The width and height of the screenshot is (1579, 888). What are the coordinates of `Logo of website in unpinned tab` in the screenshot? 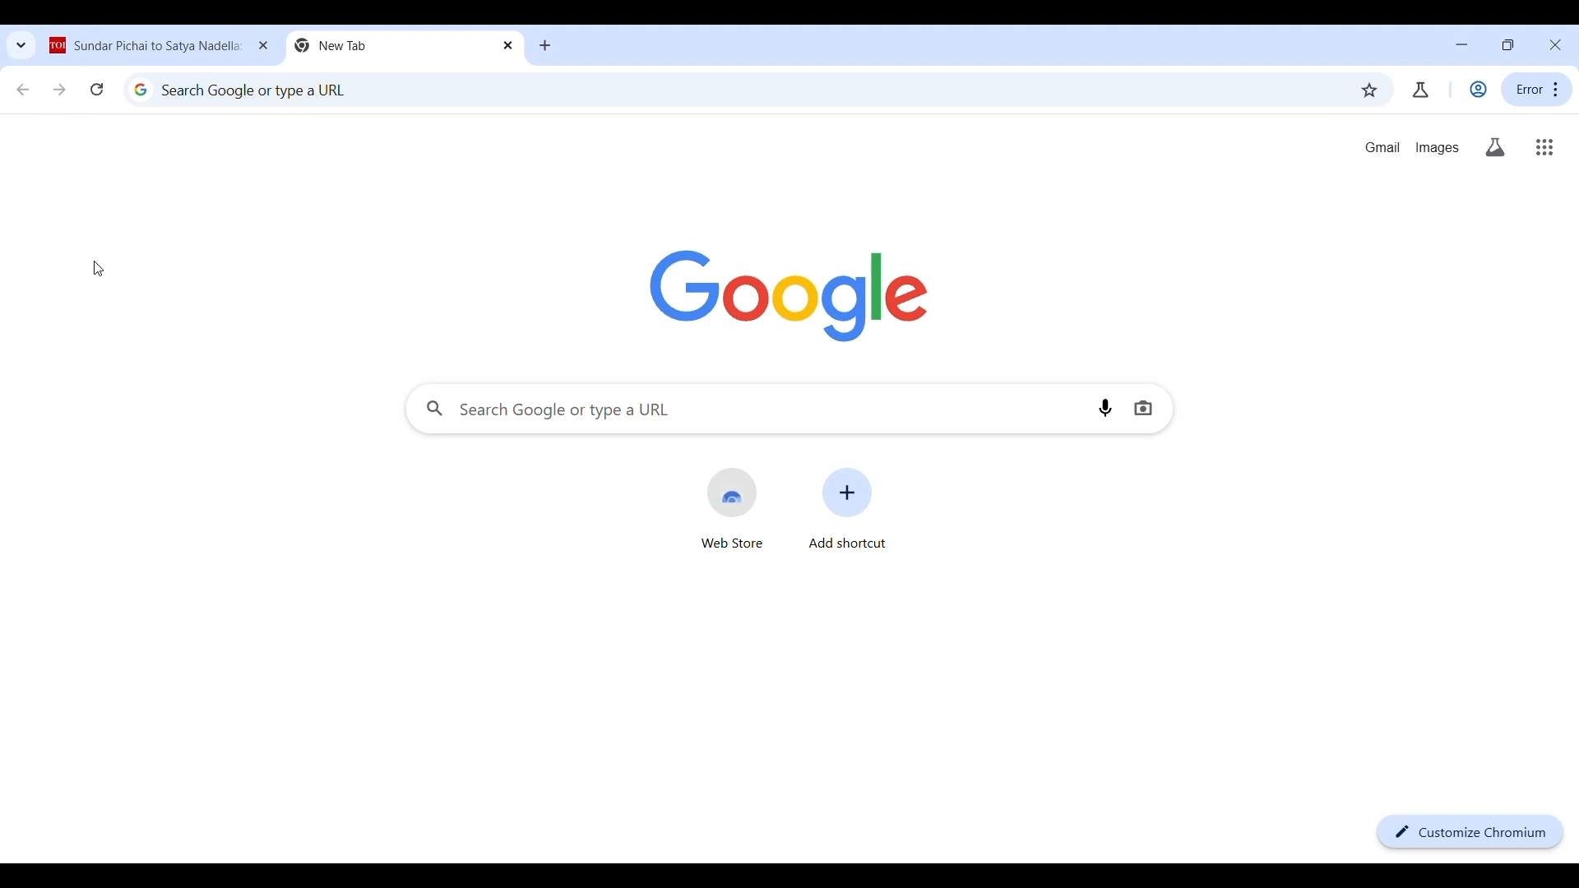 It's located at (58, 47).